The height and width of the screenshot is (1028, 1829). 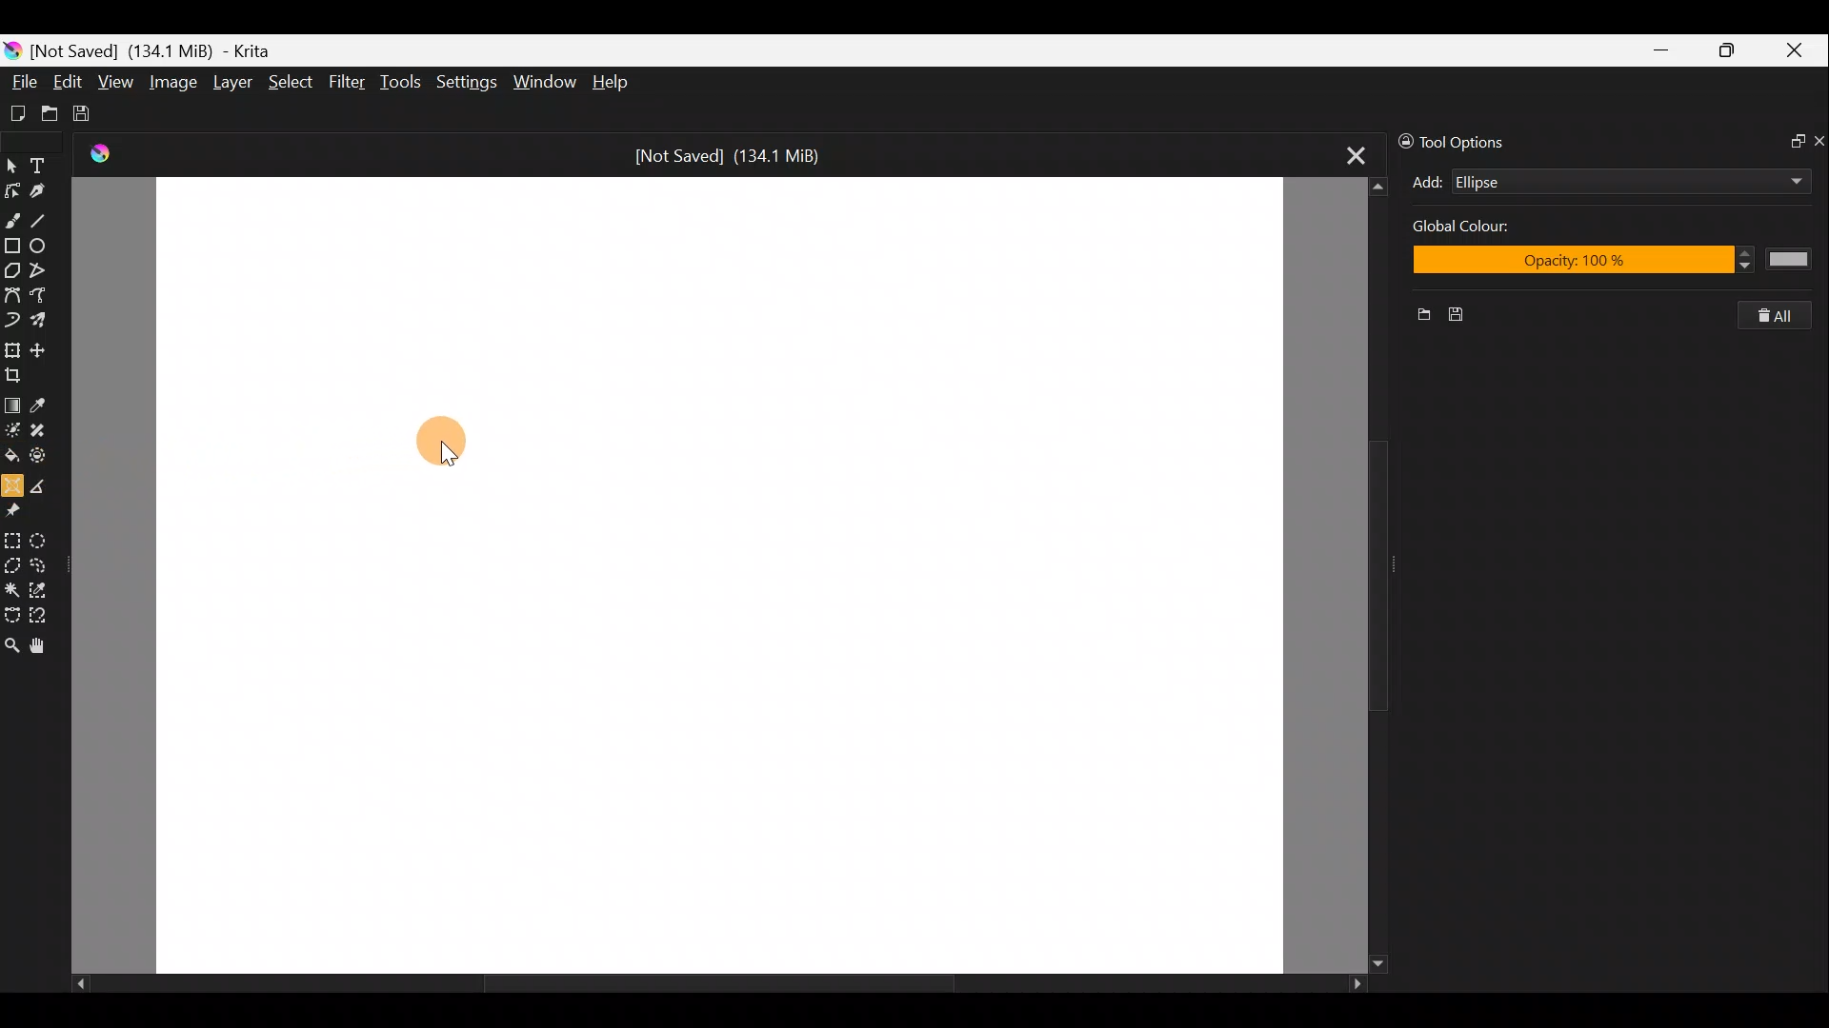 I want to click on Help, so click(x=612, y=83).